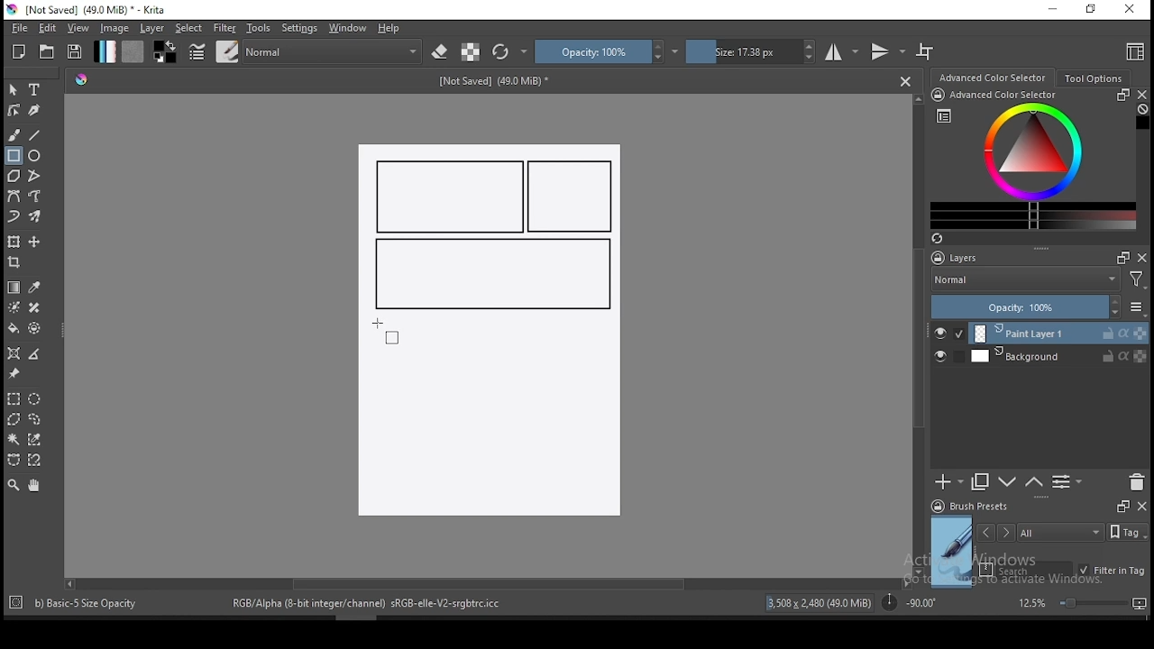  Describe the element at coordinates (133, 51) in the screenshot. I see `pattern` at that location.